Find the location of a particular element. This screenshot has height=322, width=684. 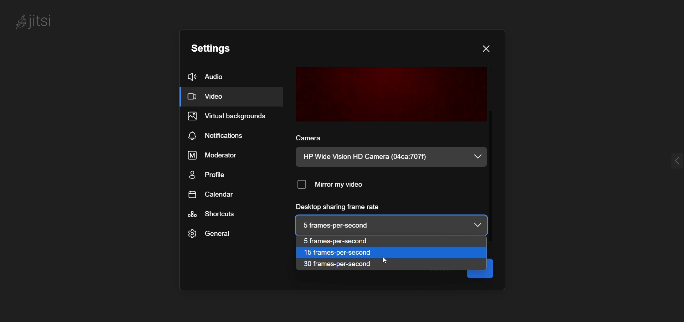

camera is located at coordinates (309, 136).